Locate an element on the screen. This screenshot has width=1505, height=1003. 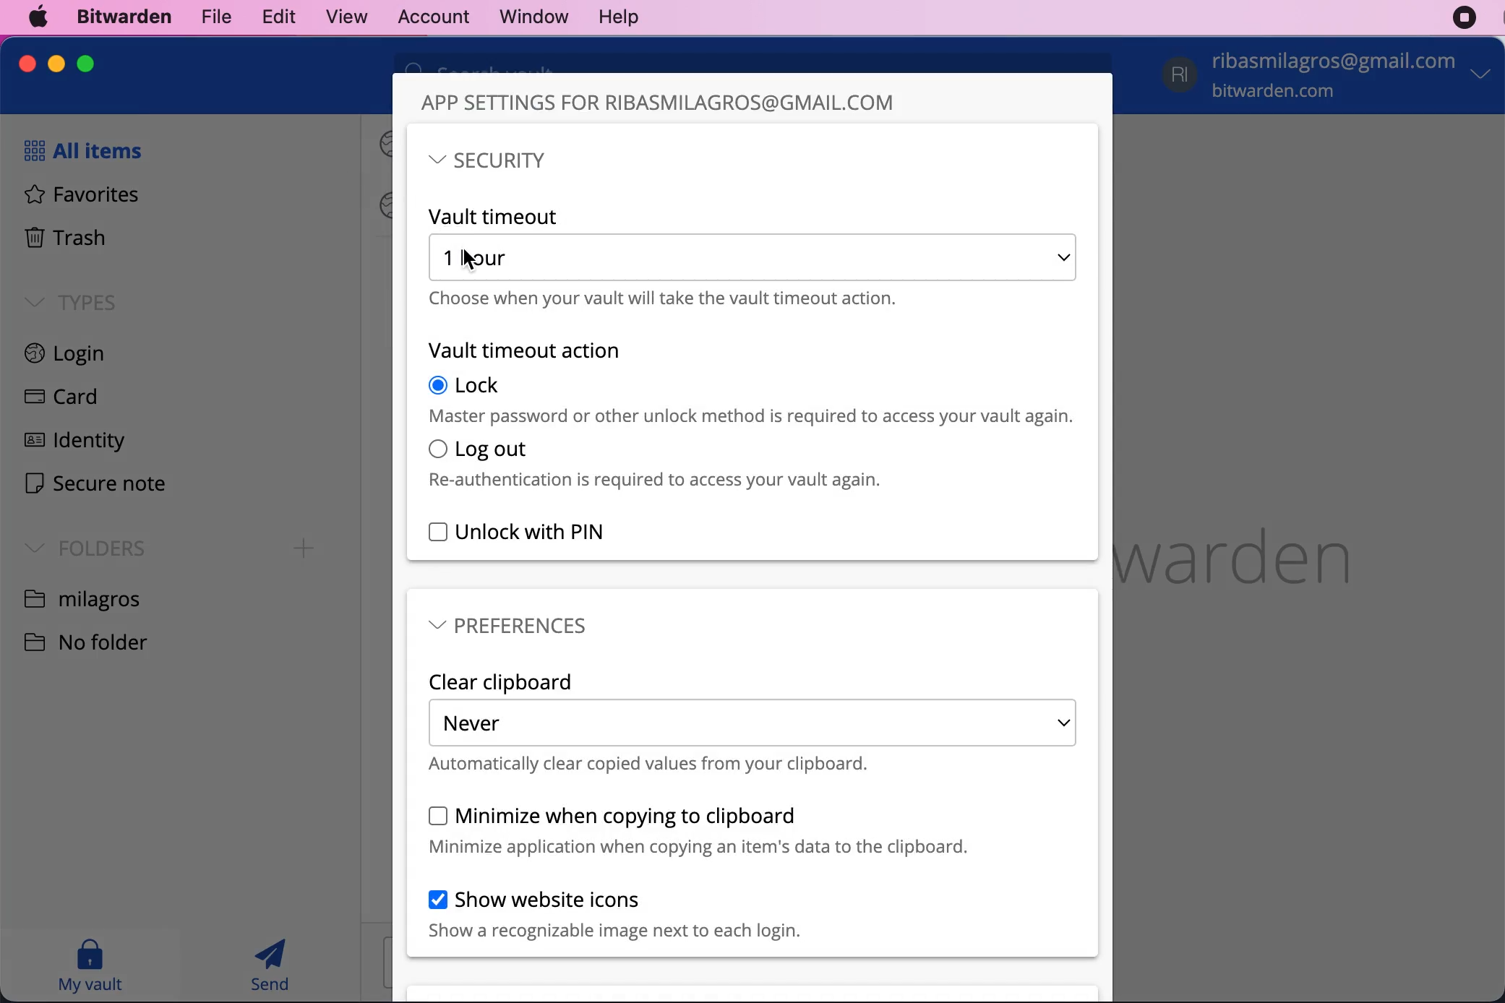
file is located at coordinates (213, 16).